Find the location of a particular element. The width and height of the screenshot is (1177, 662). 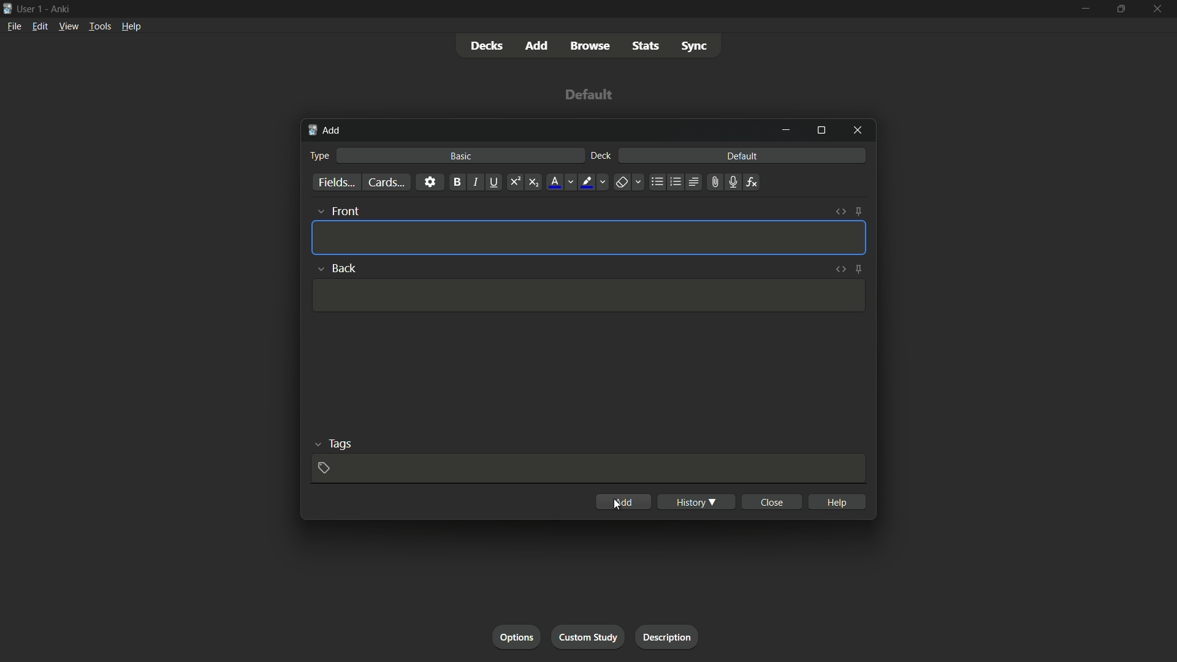

alignment is located at coordinates (695, 181).